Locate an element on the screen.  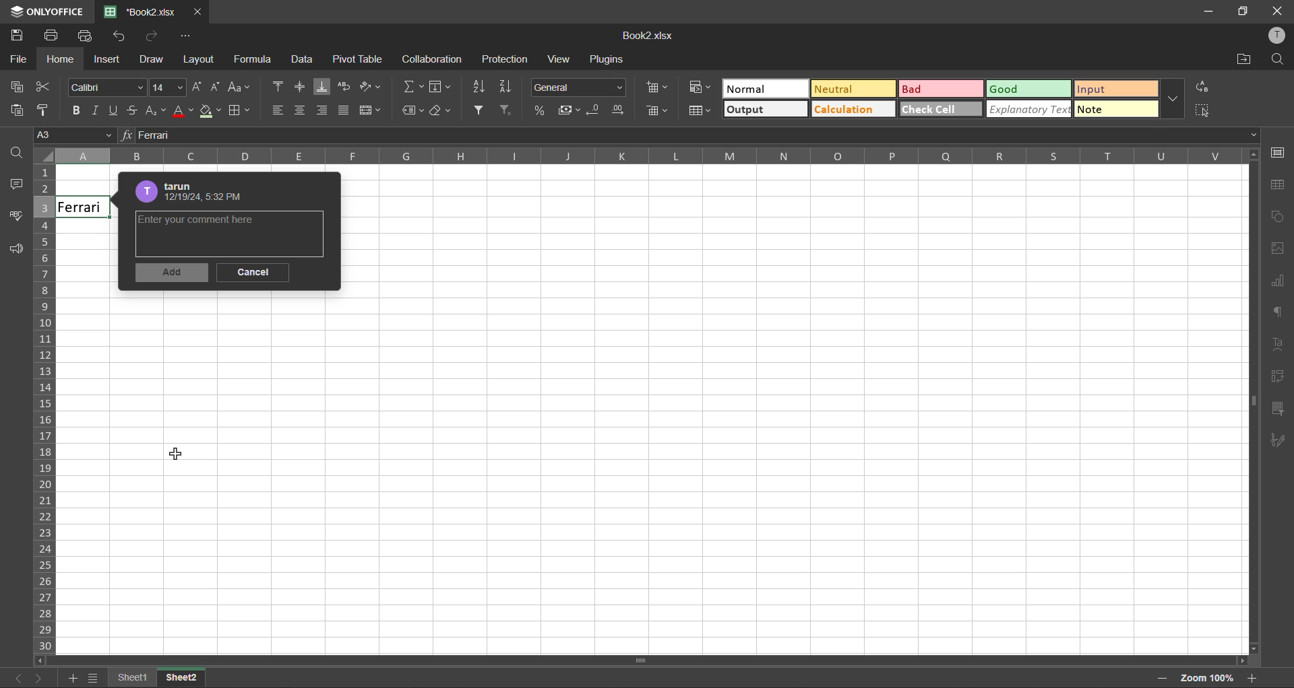
plugins is located at coordinates (610, 60).